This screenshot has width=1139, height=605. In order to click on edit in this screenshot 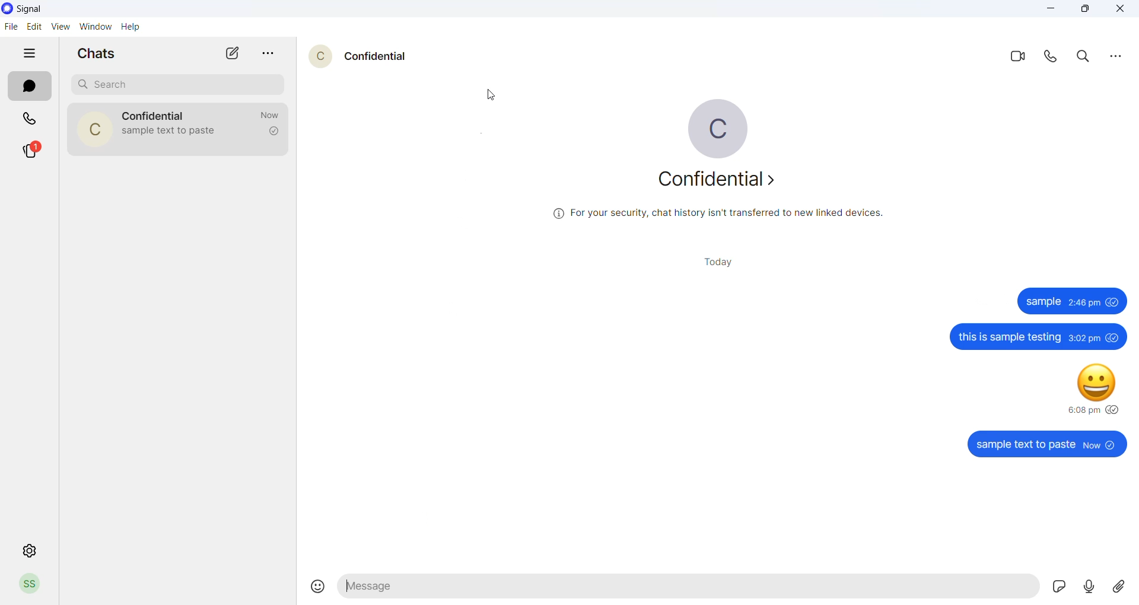, I will do `click(34, 27)`.